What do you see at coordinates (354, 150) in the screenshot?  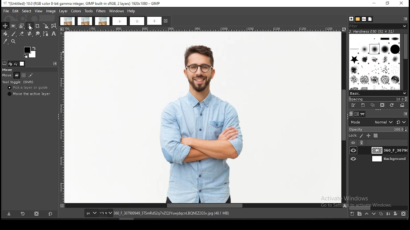 I see `layer visibility on/off` at bounding box center [354, 150].